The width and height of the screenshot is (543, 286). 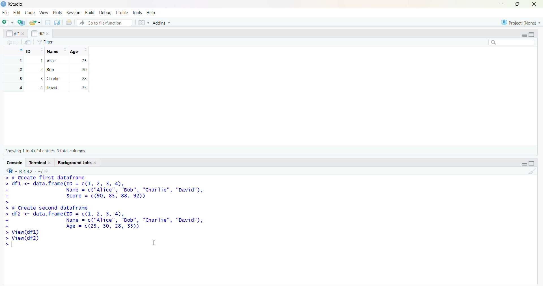 I want to click on project (none), so click(x=521, y=22).